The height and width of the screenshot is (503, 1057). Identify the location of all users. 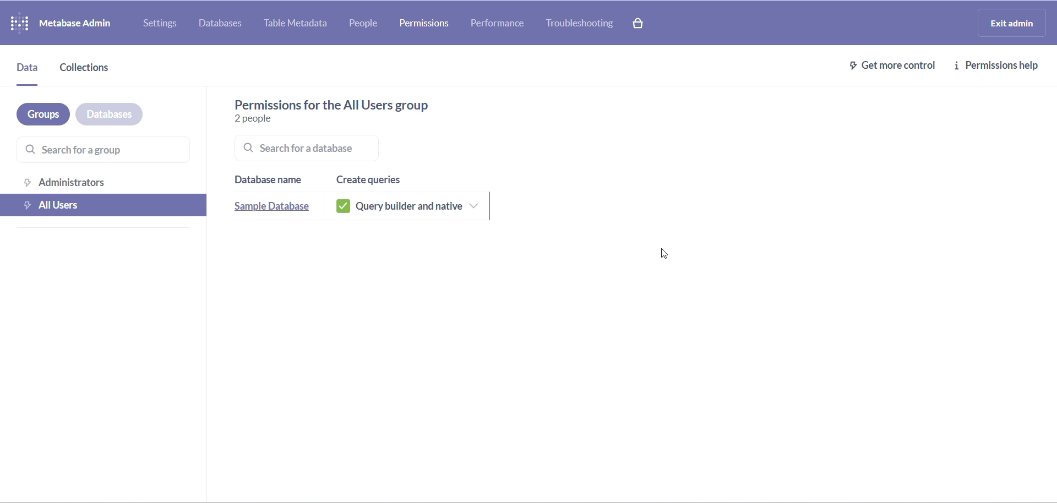
(106, 204).